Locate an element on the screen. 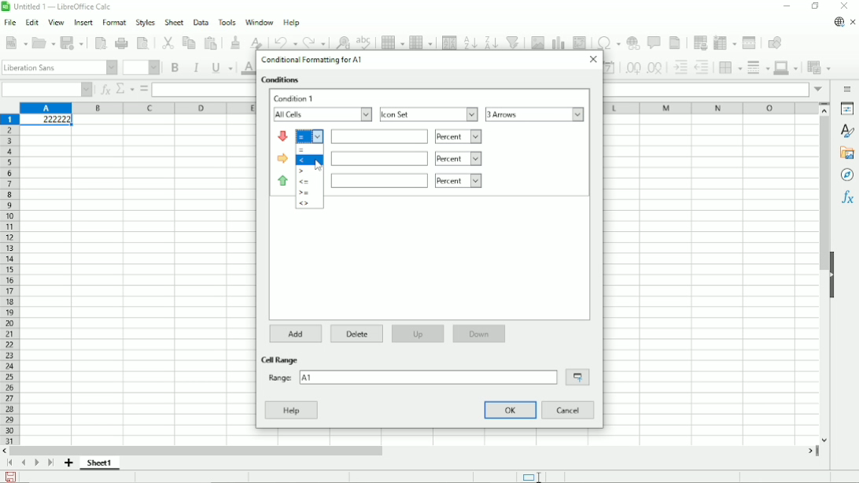 This screenshot has height=483, width=859. Conditional is located at coordinates (817, 68).